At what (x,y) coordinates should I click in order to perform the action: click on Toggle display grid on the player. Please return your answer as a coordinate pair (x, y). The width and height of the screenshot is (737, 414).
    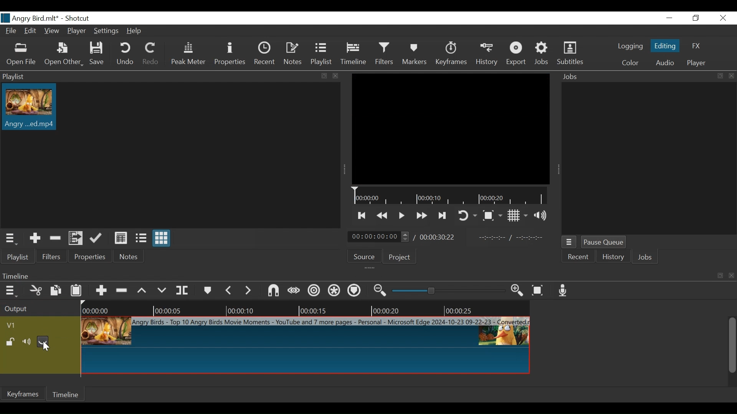
    Looking at the image, I should click on (517, 215).